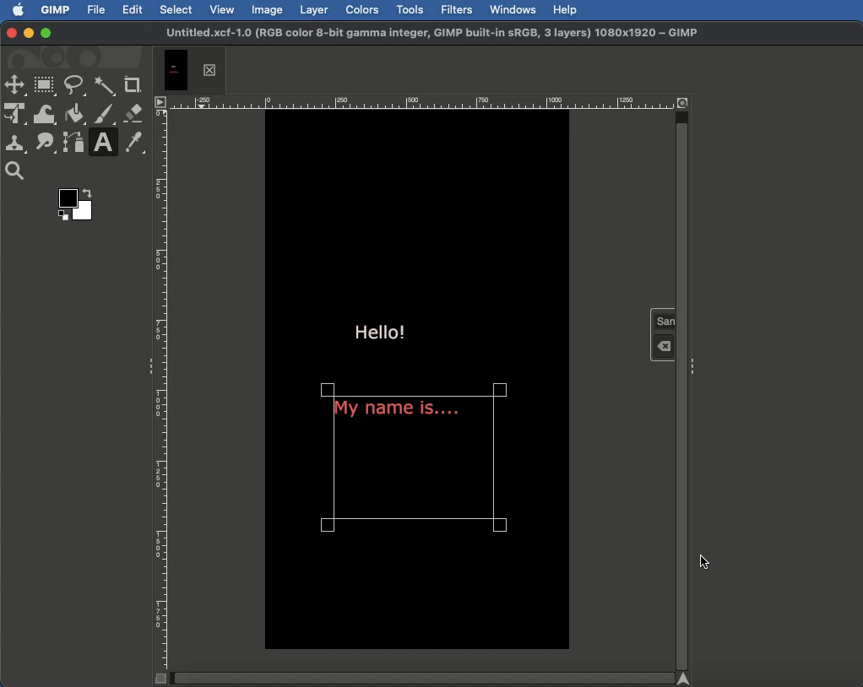 This screenshot has width=863, height=687. I want to click on Tools, so click(409, 8).